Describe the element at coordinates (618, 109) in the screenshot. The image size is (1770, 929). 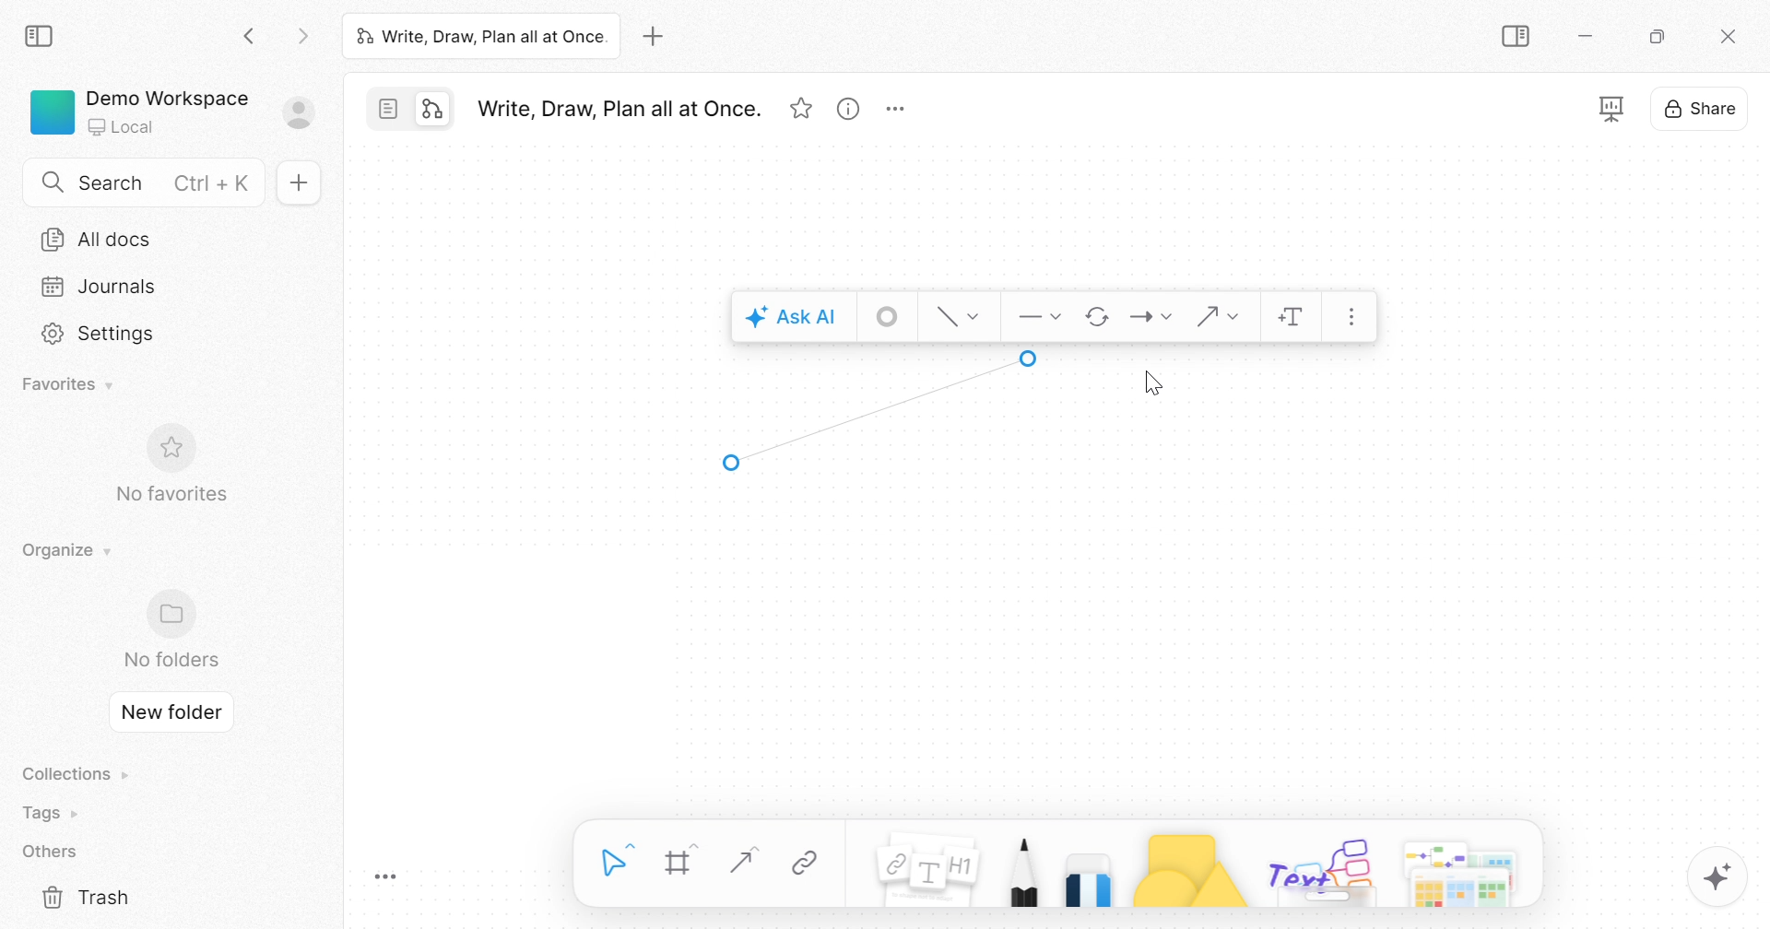
I see `Write, Draw, Plan all at Once.` at that location.